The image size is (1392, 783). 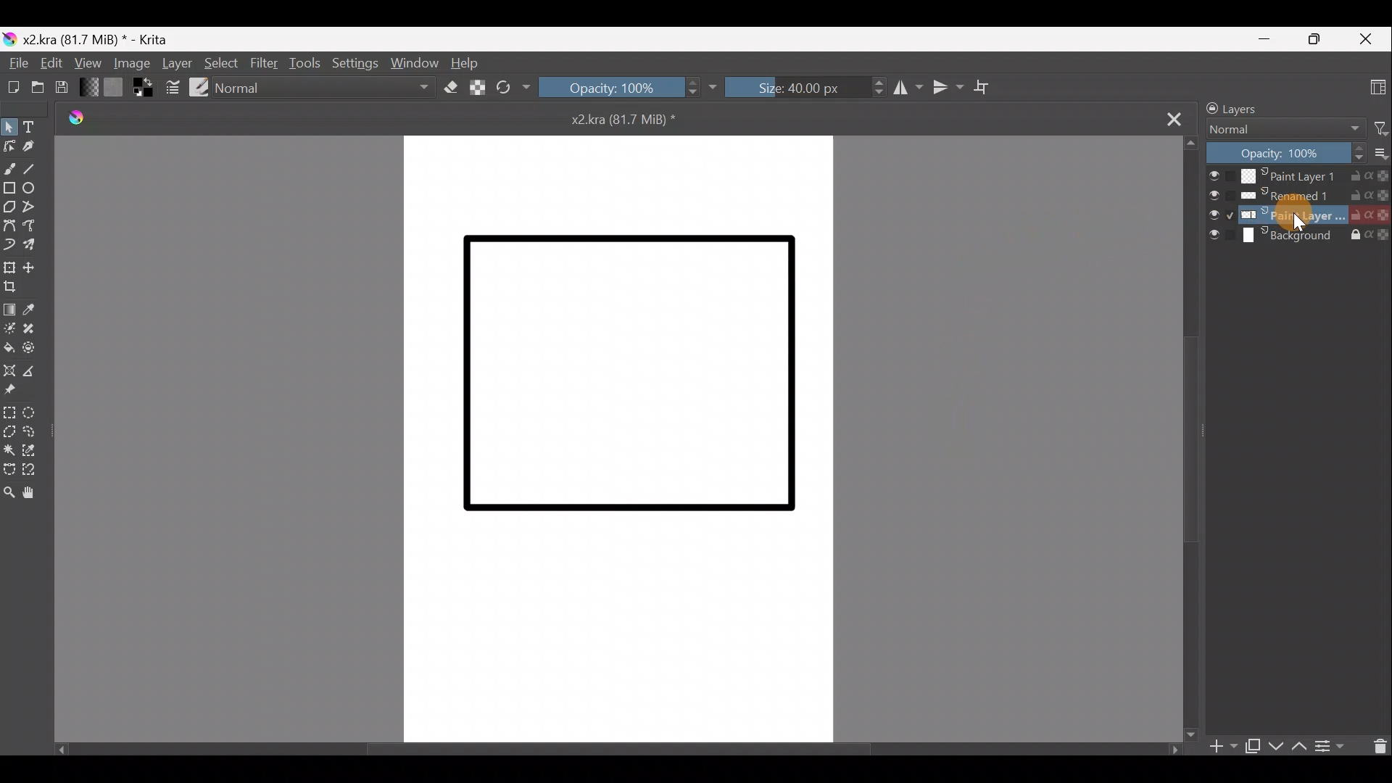 I want to click on Cursor, so click(x=1296, y=217).